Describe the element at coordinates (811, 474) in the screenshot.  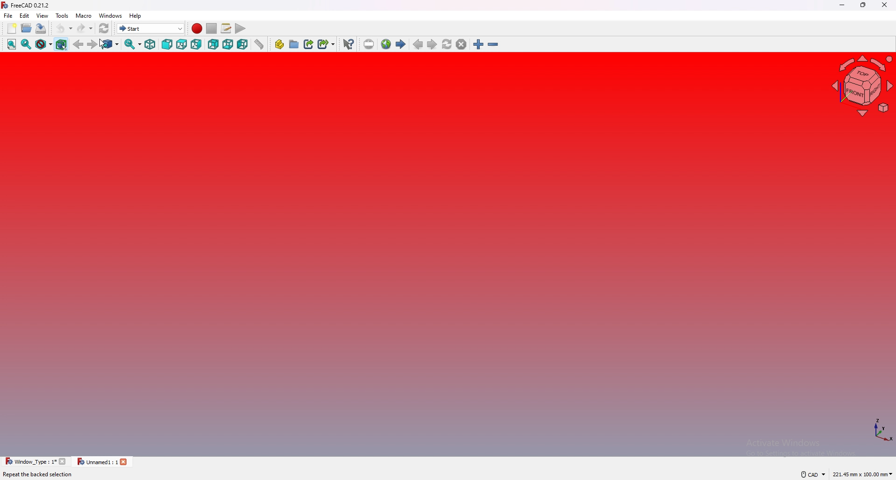
I see `CAD` at that location.